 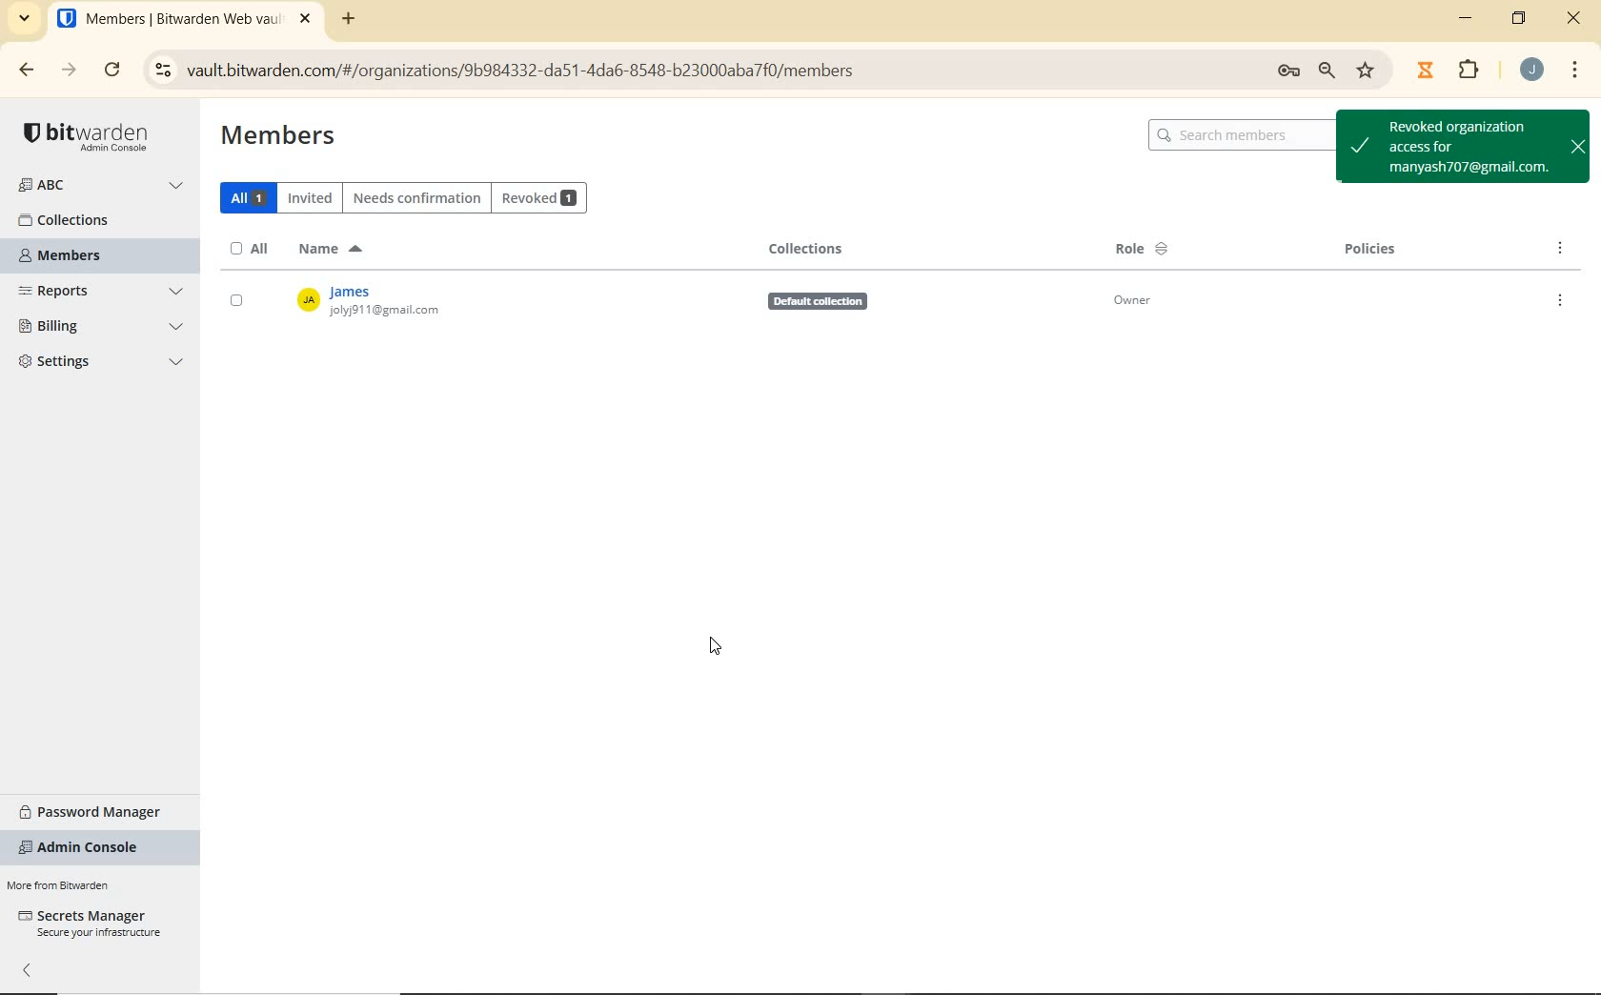 I want to click on Q search members, so click(x=1229, y=135).